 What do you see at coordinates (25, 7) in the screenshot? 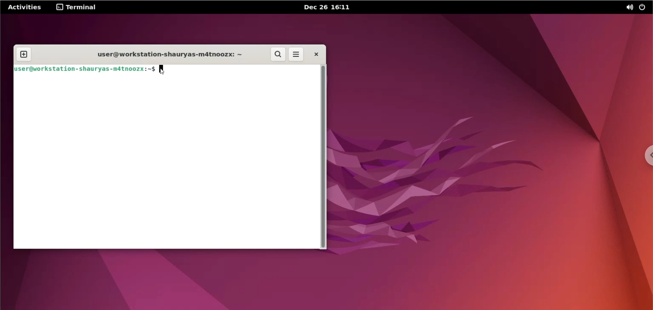
I see `Activities` at bounding box center [25, 7].